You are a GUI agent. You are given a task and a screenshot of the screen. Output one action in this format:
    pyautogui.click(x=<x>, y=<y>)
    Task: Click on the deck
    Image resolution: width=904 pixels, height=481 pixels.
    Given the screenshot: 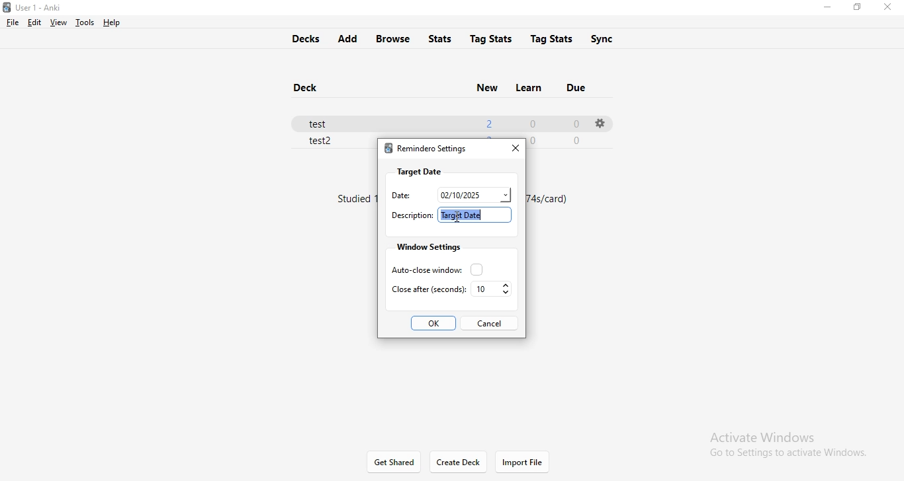 What is the action you would take?
    pyautogui.click(x=309, y=89)
    